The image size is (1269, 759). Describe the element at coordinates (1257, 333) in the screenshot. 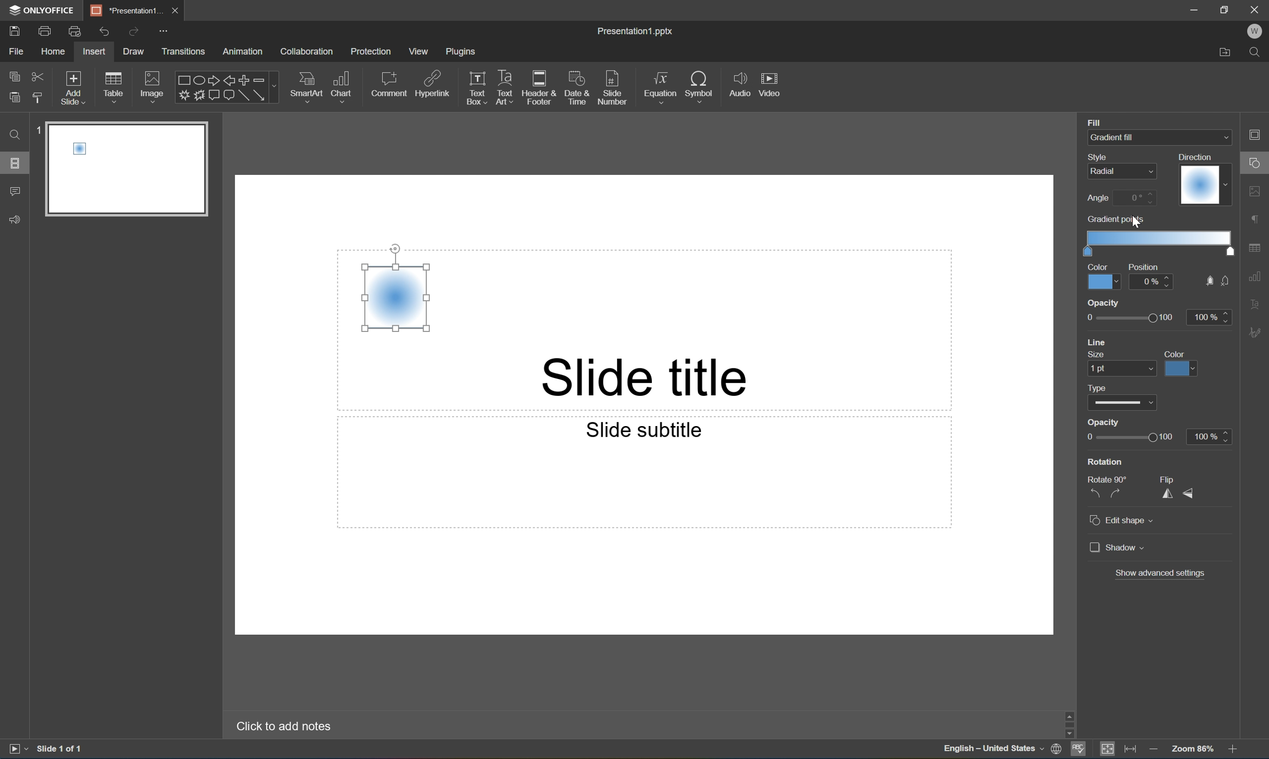

I see `Signature settings` at that location.